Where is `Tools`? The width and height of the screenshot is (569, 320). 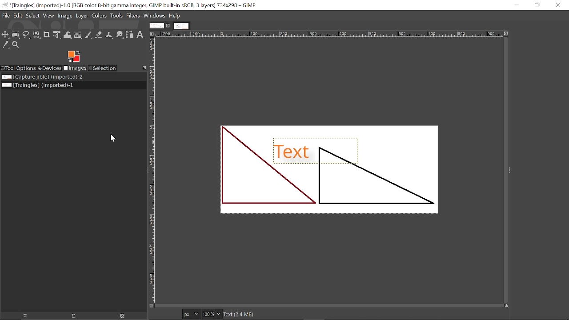
Tools is located at coordinates (116, 16).